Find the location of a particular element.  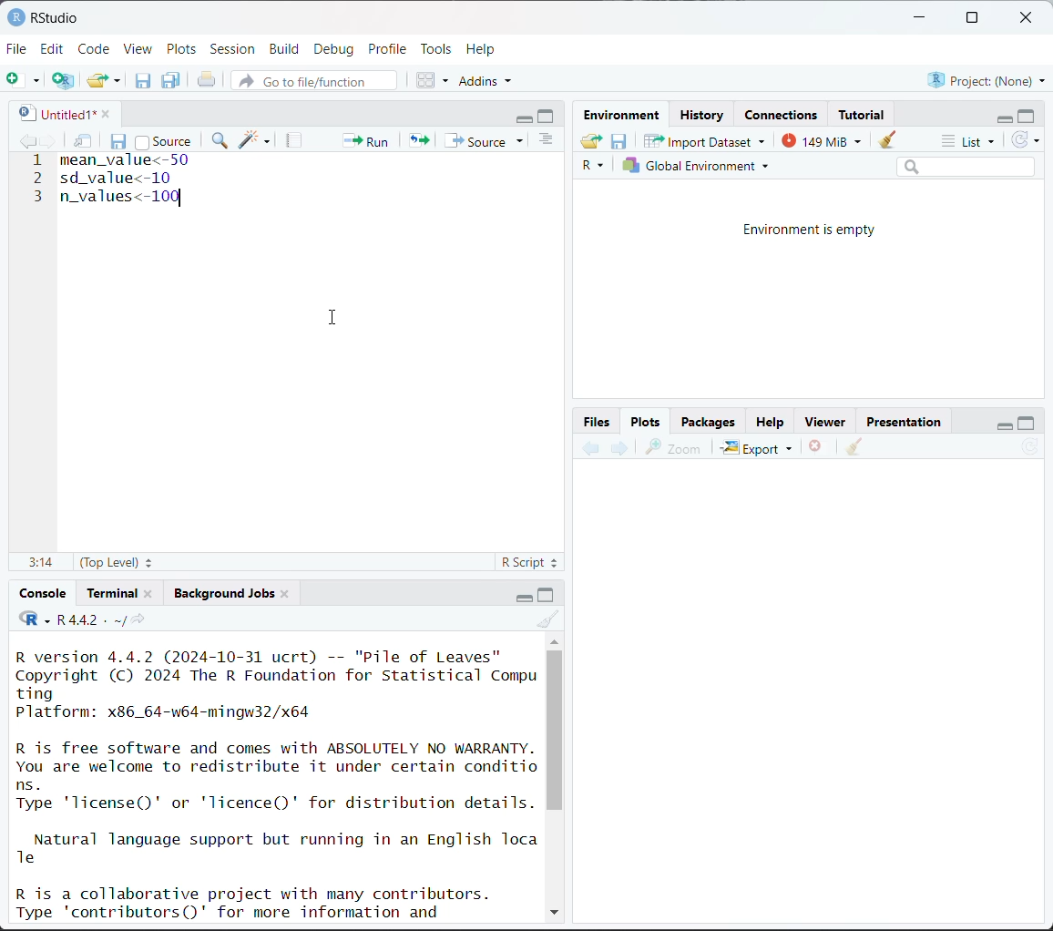

Packages is located at coordinates (708, 421).